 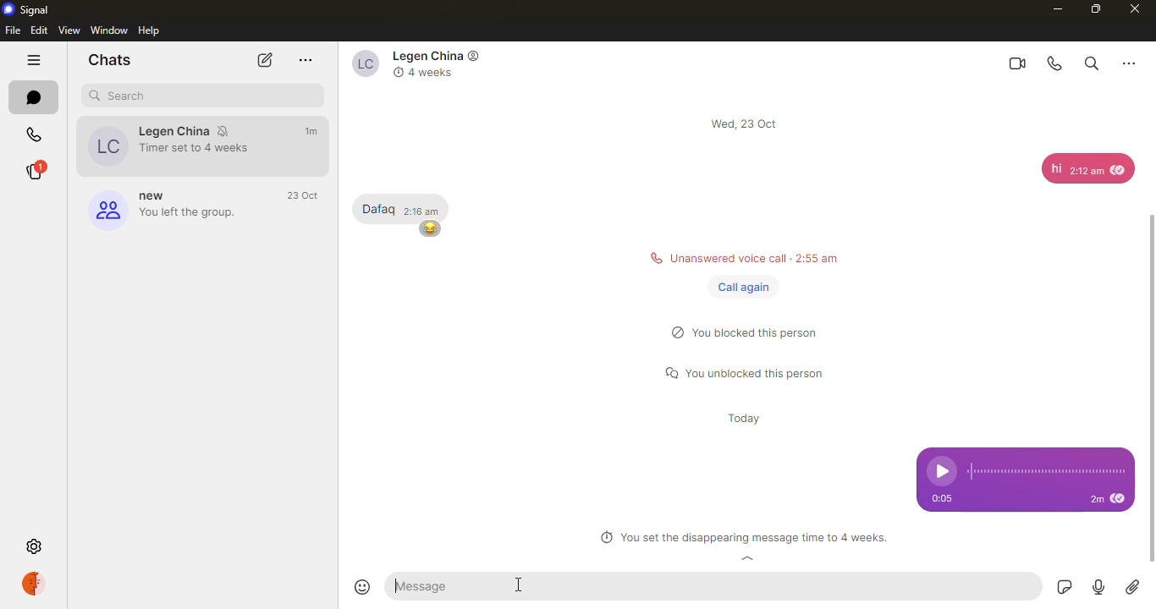 What do you see at coordinates (421, 64) in the screenshot?
I see `Legen China 4 weeks` at bounding box center [421, 64].